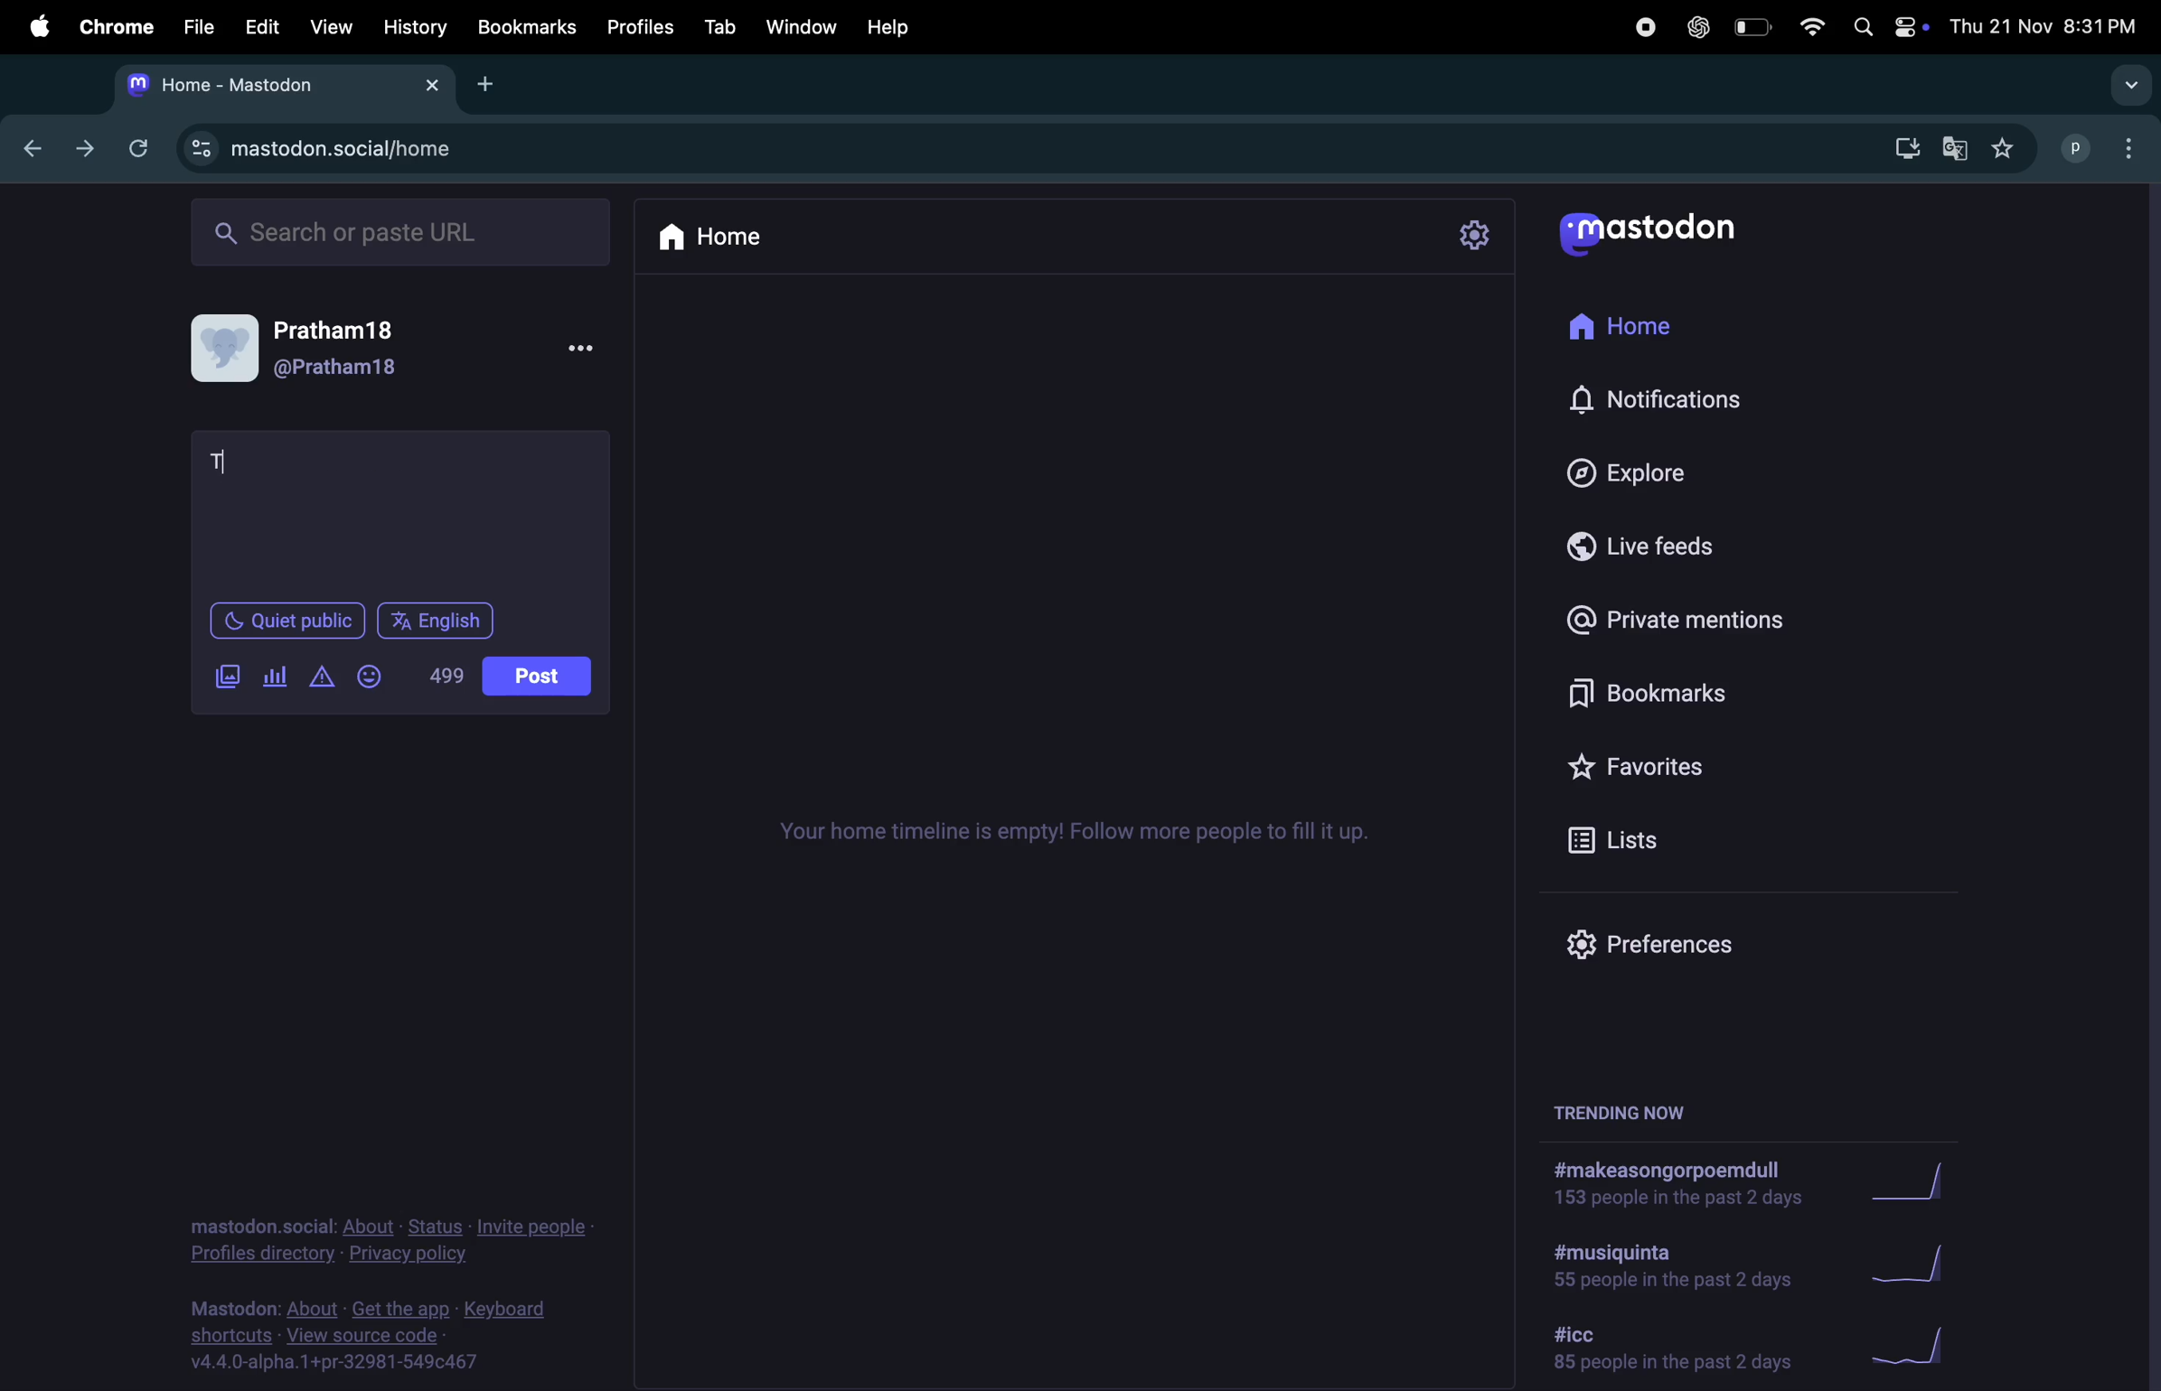 This screenshot has width=2161, height=1391. What do you see at coordinates (228, 86) in the screenshot?
I see `mastadon tab` at bounding box center [228, 86].